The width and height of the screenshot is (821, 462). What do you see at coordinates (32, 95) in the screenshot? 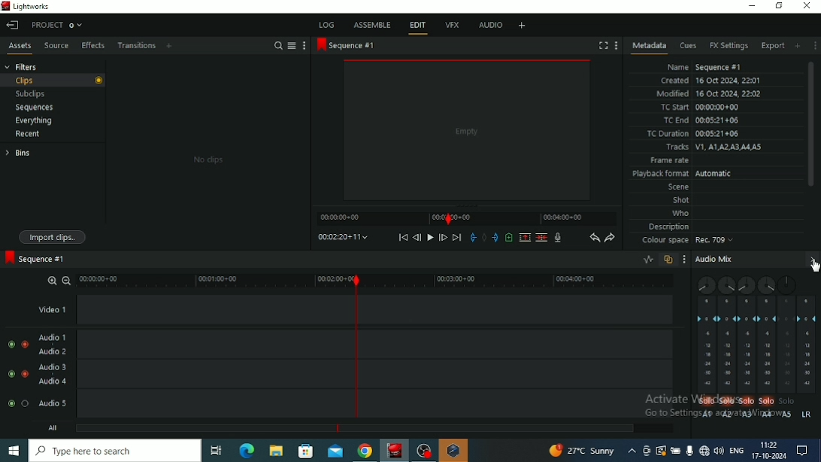
I see `Subclips` at bounding box center [32, 95].